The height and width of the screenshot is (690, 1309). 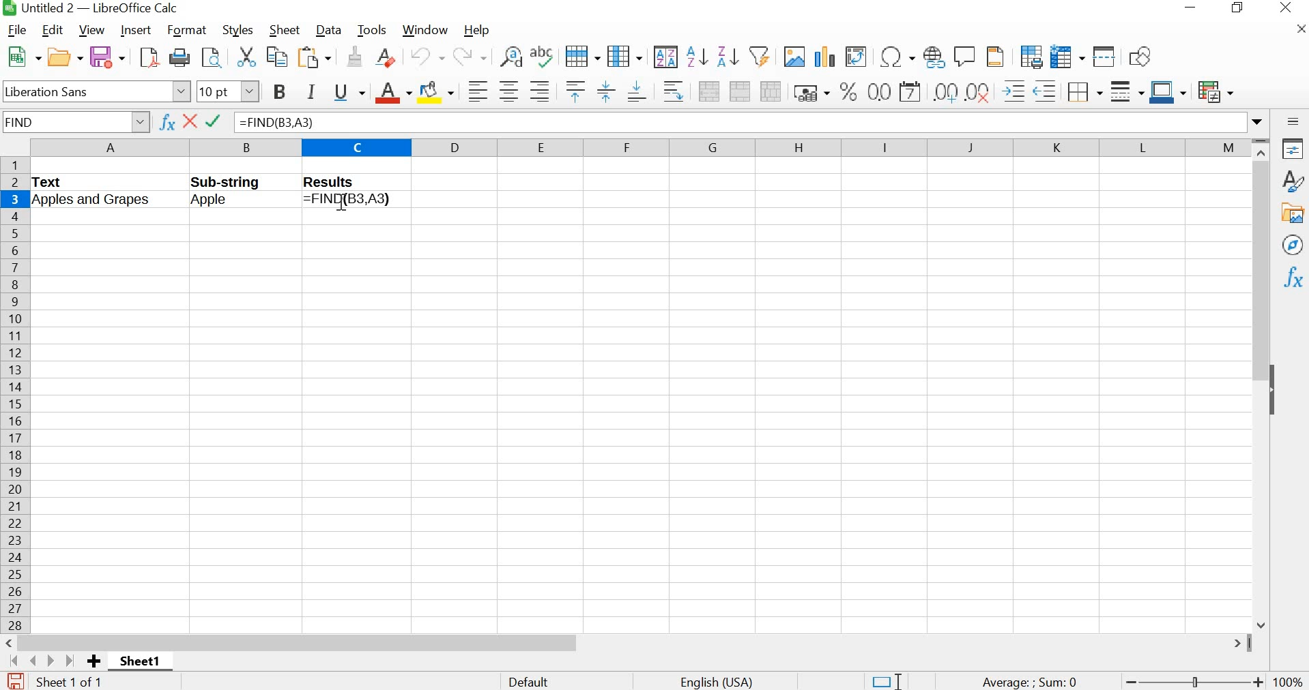 What do you see at coordinates (1300, 28) in the screenshot?
I see `close document` at bounding box center [1300, 28].